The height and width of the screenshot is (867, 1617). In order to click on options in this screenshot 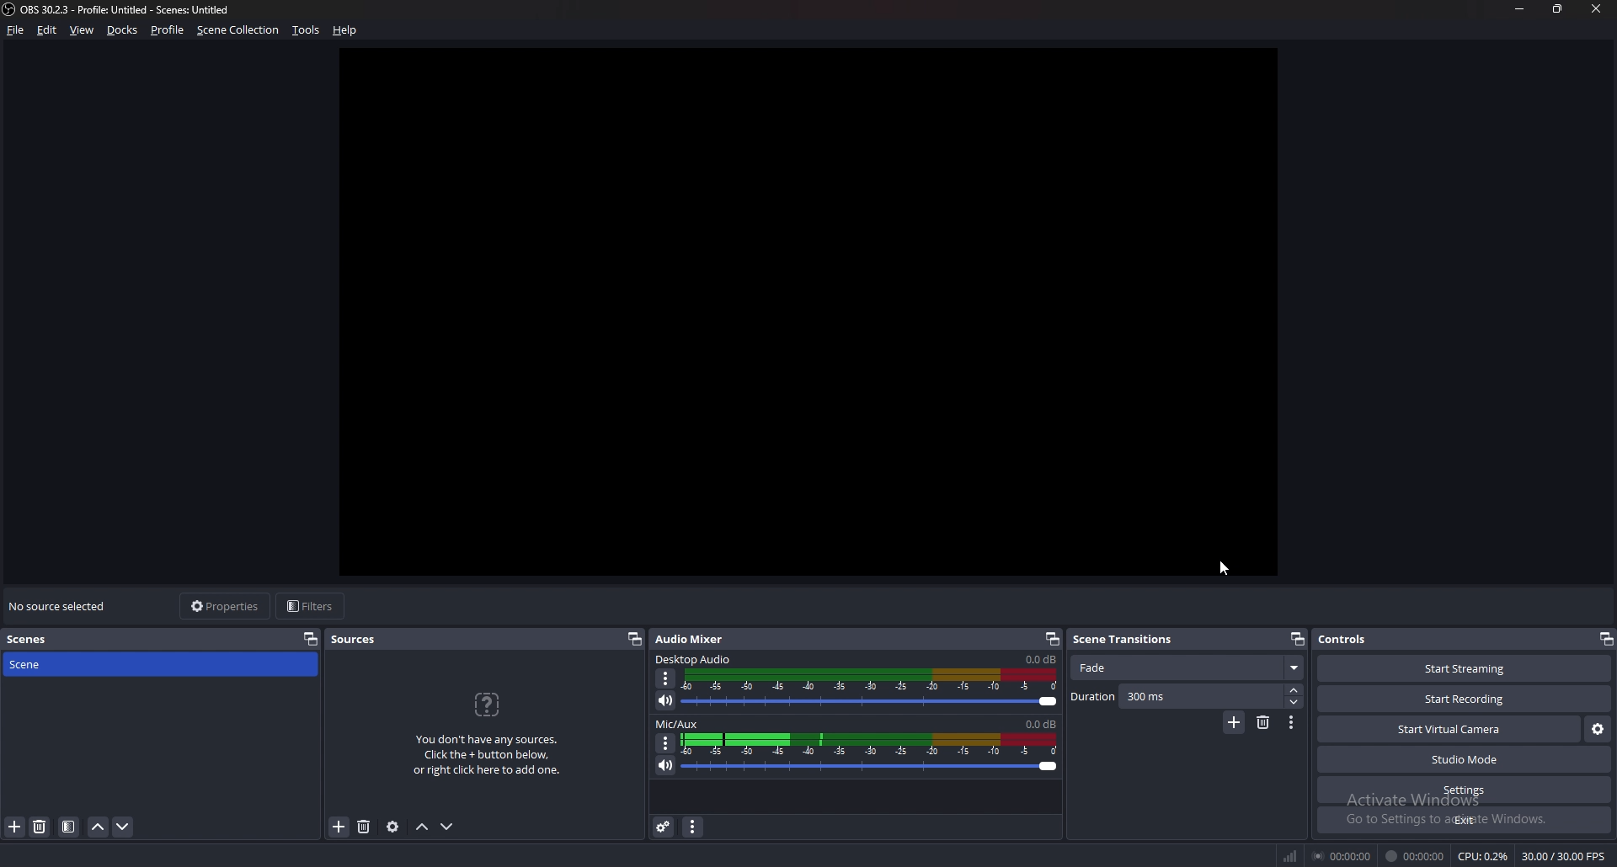, I will do `click(667, 678)`.